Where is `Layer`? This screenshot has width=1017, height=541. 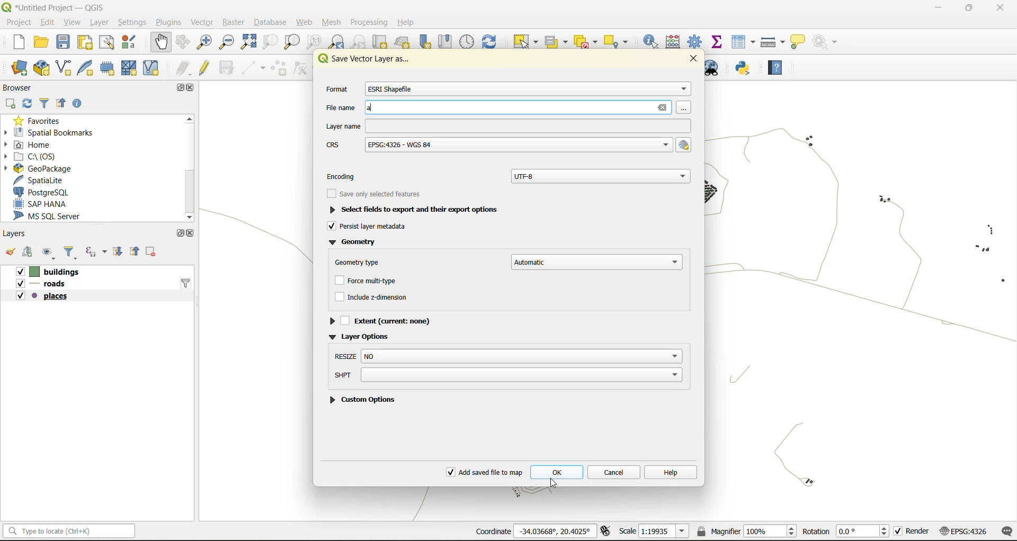 Layer is located at coordinates (506, 126).